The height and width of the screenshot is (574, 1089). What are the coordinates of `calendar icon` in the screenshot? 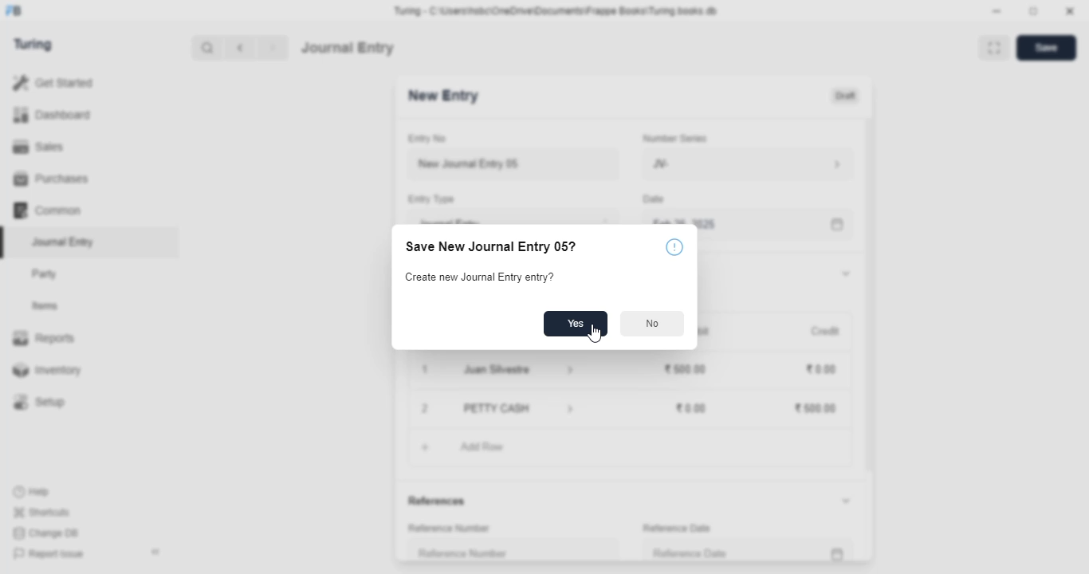 It's located at (836, 551).